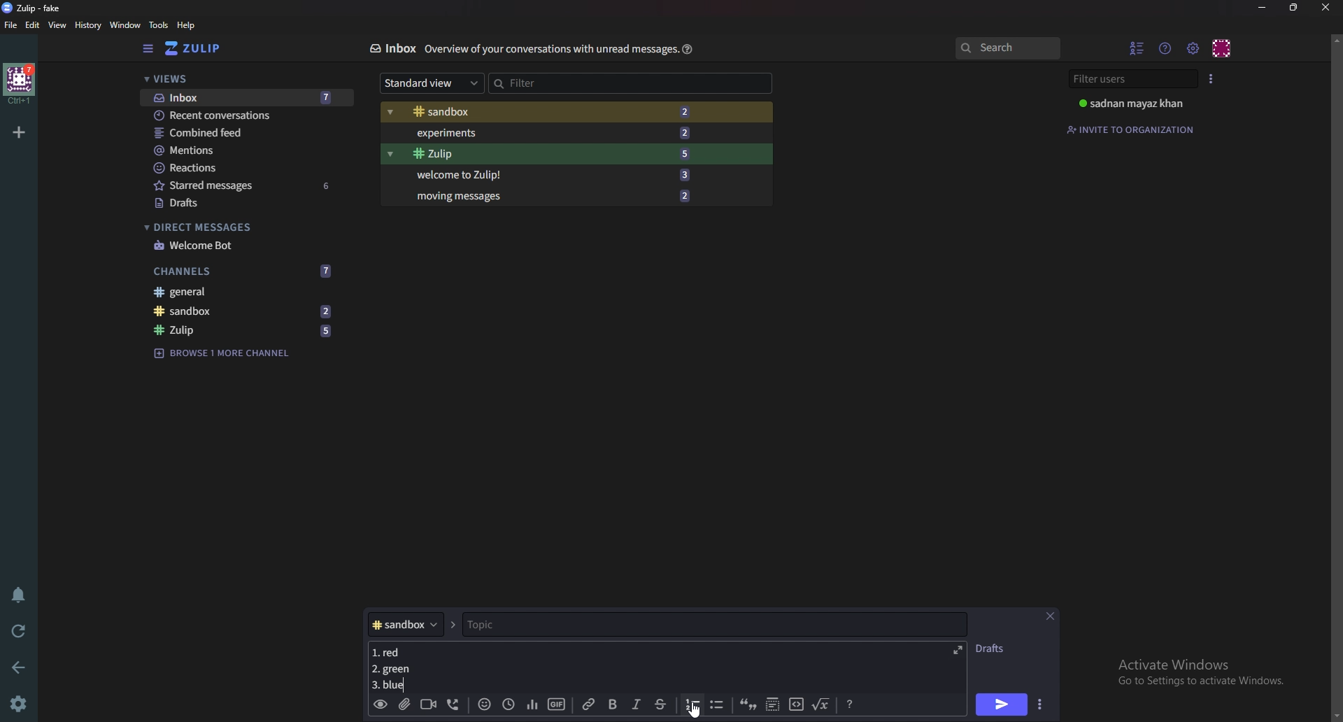 The image size is (1343, 722). Describe the element at coordinates (849, 705) in the screenshot. I see `Message formatting` at that location.